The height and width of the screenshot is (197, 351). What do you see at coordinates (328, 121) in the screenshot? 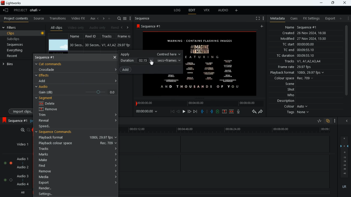
I see `overlap` at bounding box center [328, 121].